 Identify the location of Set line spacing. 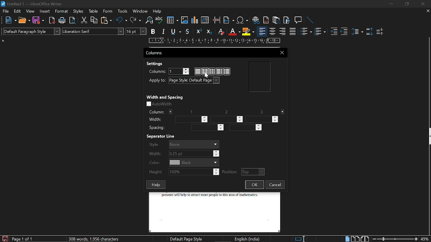
(357, 32).